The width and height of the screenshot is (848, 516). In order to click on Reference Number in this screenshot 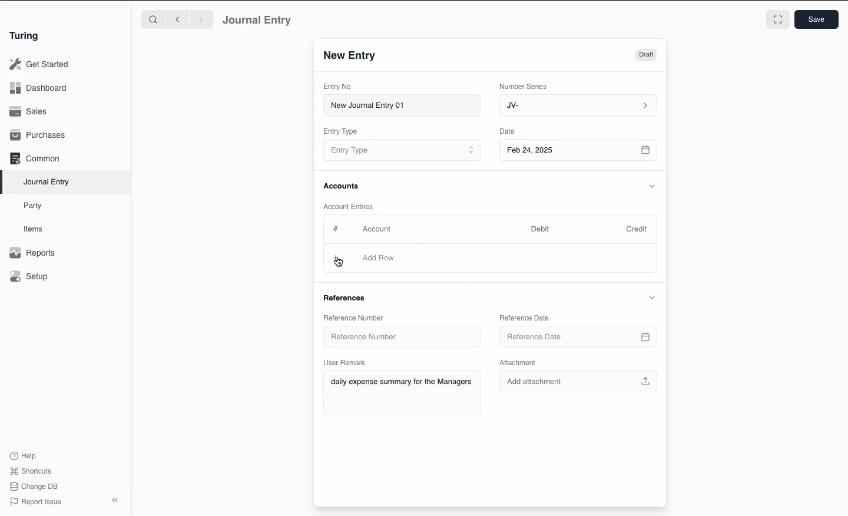, I will do `click(353, 317)`.